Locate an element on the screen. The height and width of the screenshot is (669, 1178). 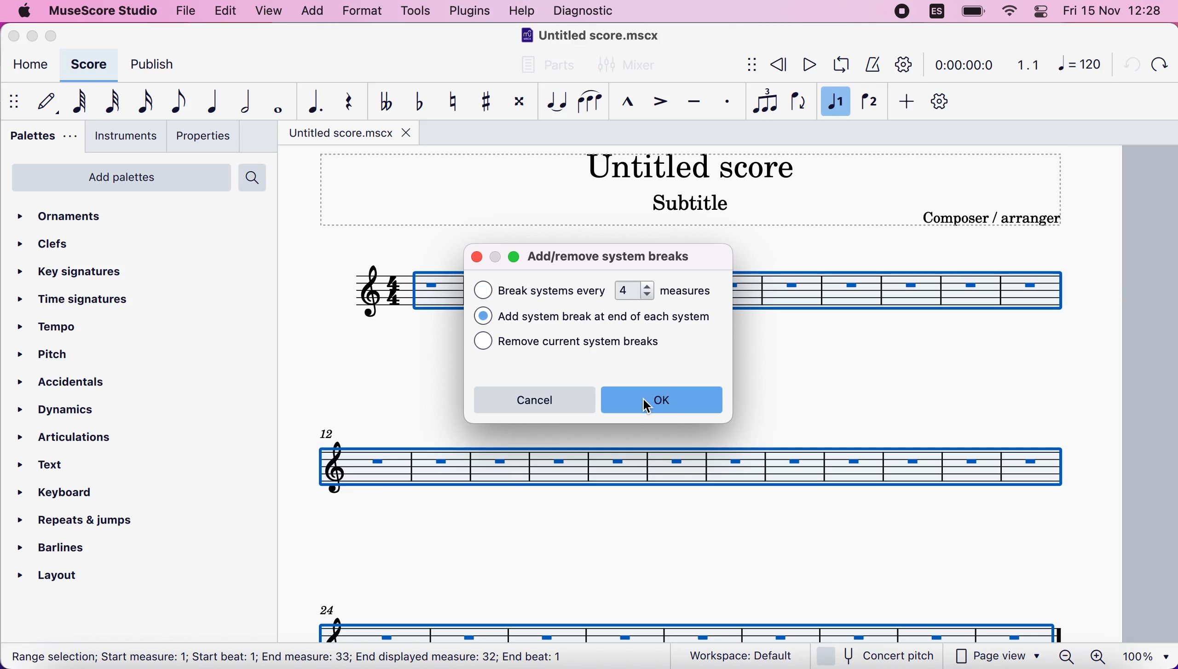
repeats and jumps is located at coordinates (76, 517).